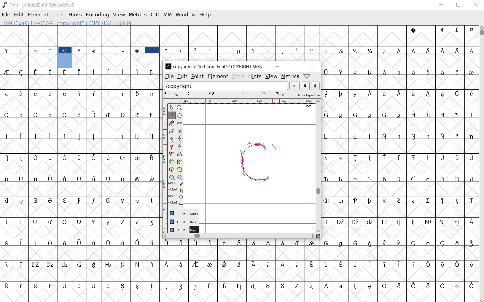 The image size is (484, 302). What do you see at coordinates (239, 236) in the screenshot?
I see `scrollbar` at bounding box center [239, 236].